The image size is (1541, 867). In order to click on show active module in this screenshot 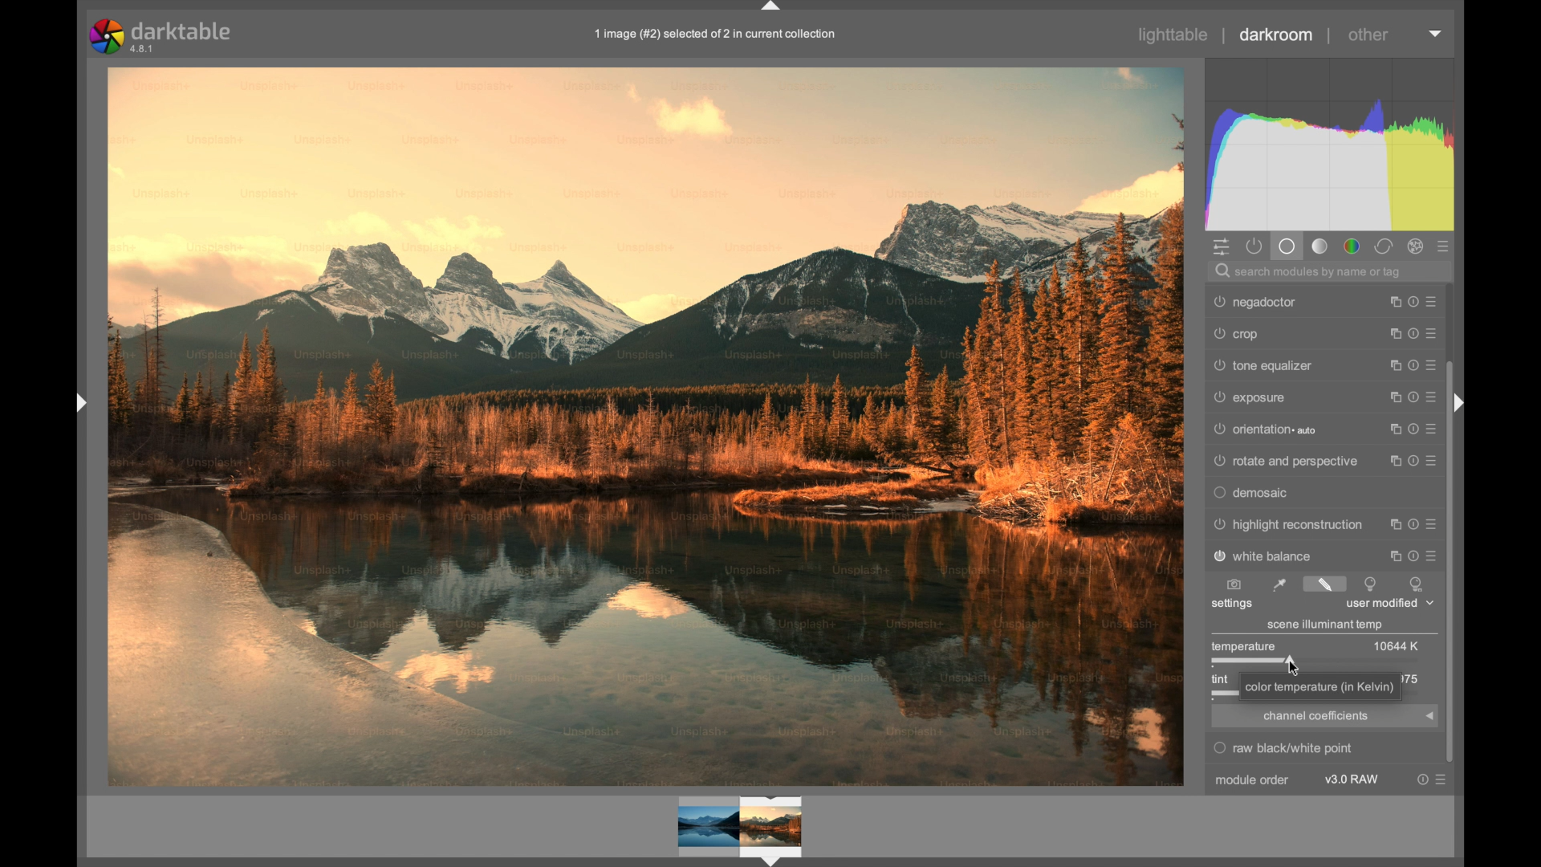, I will do `click(1255, 246)`.